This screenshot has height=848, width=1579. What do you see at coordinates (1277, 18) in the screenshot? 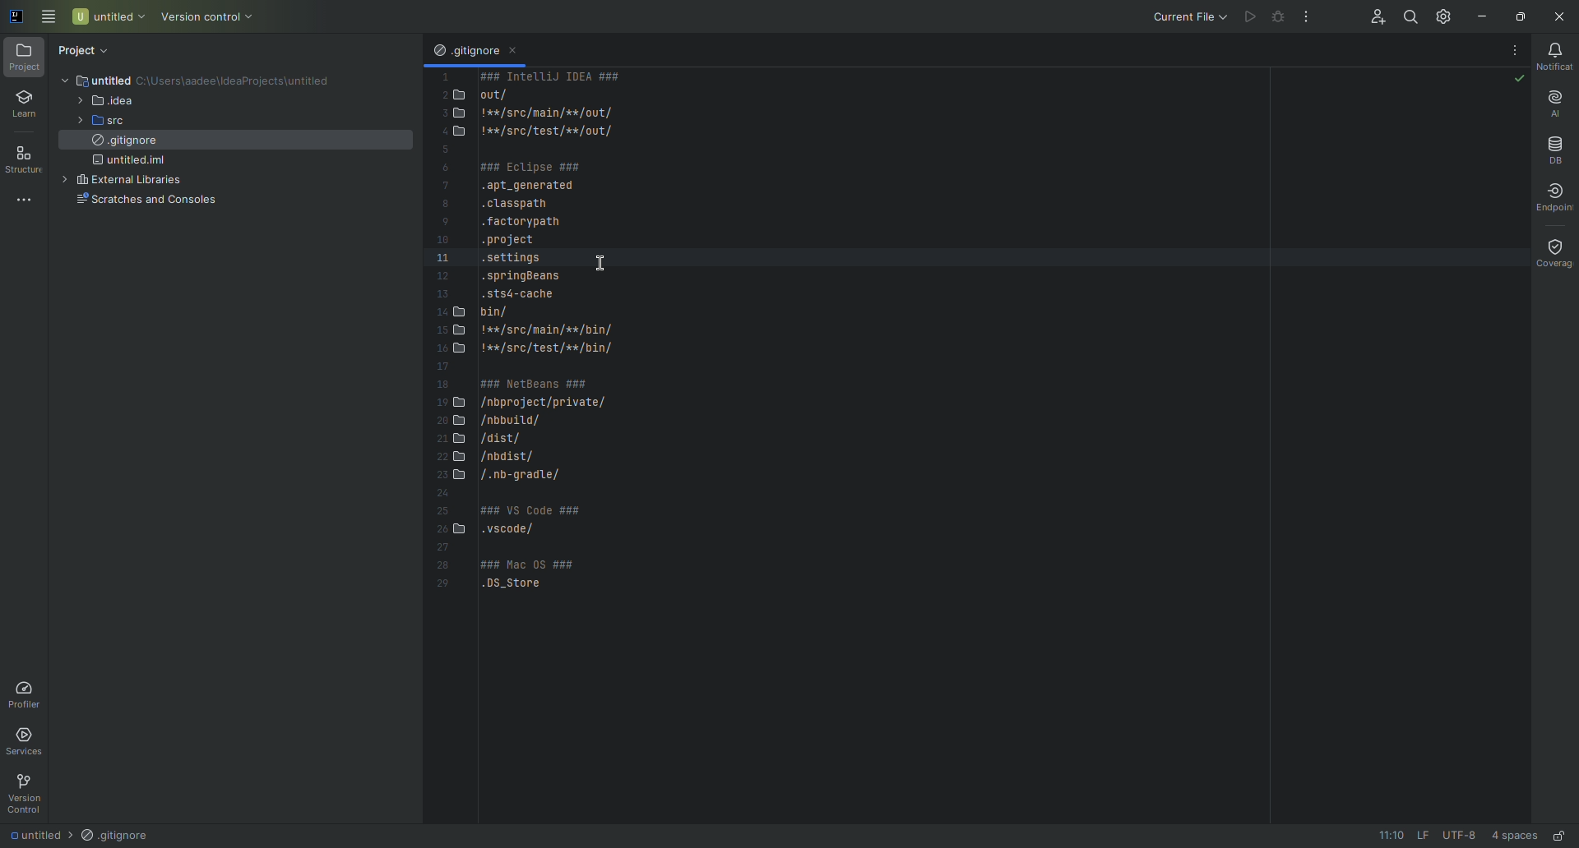
I see `Debug` at bounding box center [1277, 18].